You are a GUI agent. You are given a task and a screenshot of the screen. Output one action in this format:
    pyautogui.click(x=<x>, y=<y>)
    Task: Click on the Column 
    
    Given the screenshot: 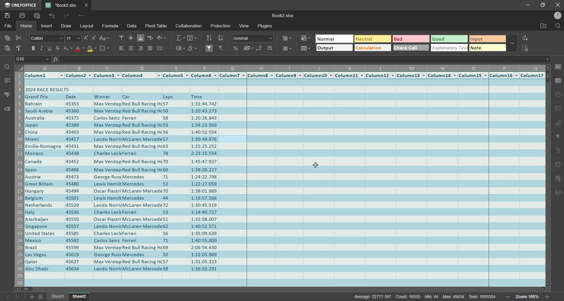 What is the action you would take?
    pyautogui.click(x=412, y=76)
    